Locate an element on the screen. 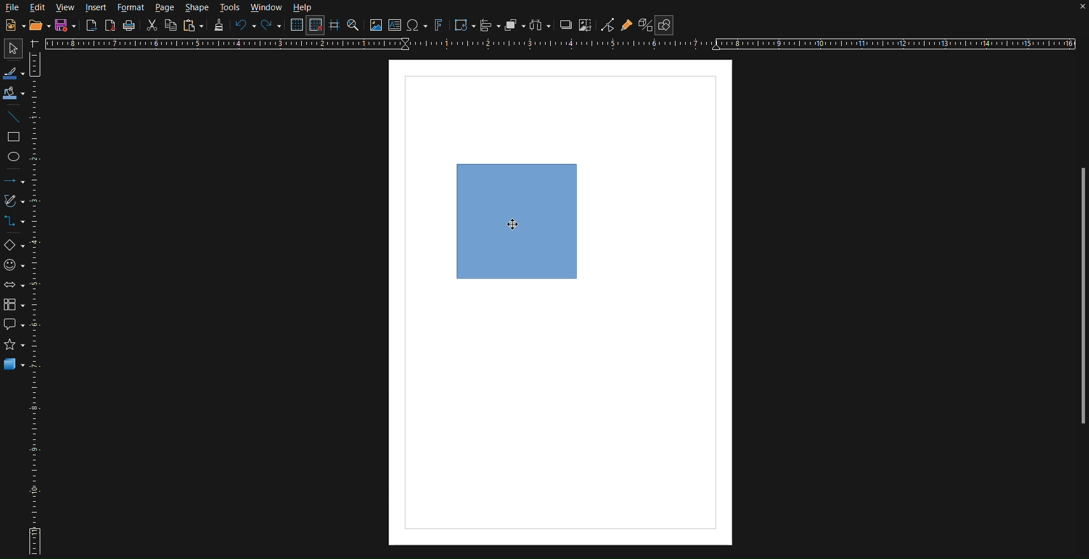 Image resolution: width=1089 pixels, height=559 pixels. Edit is located at coordinates (39, 7).